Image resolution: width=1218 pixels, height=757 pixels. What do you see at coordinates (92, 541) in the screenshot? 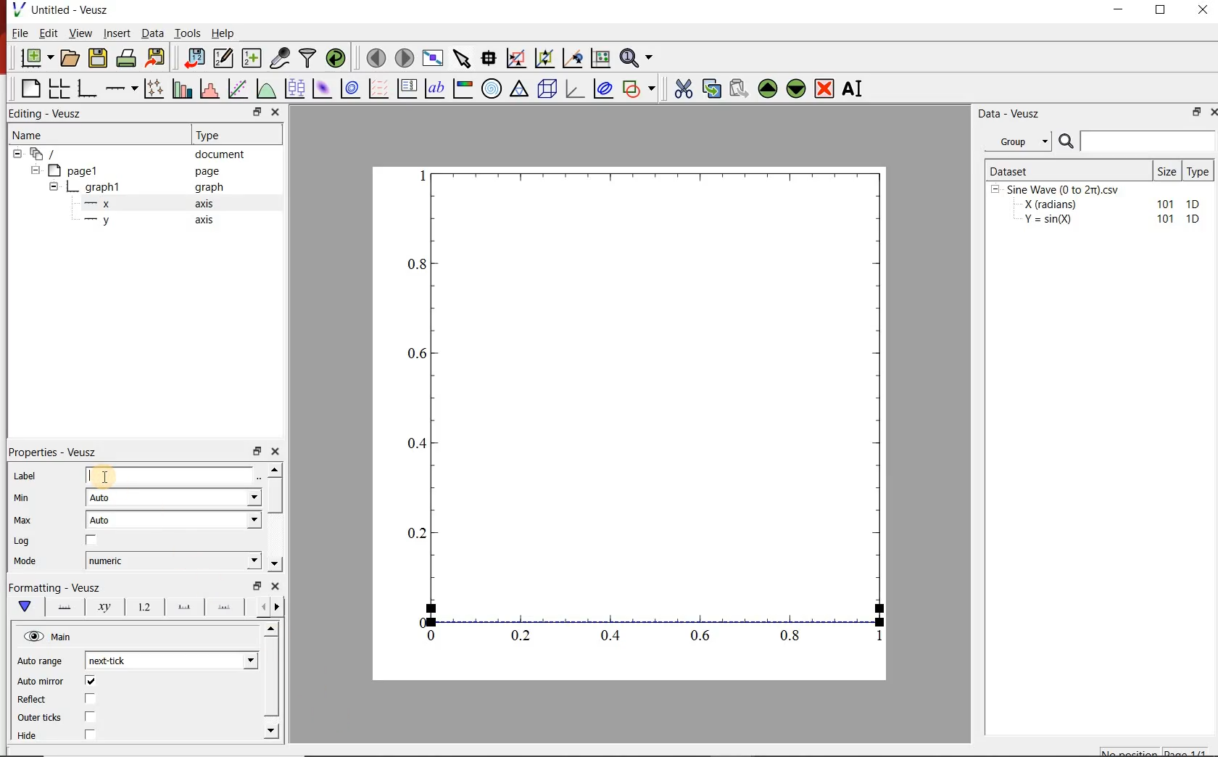
I see `Checkbox` at bounding box center [92, 541].